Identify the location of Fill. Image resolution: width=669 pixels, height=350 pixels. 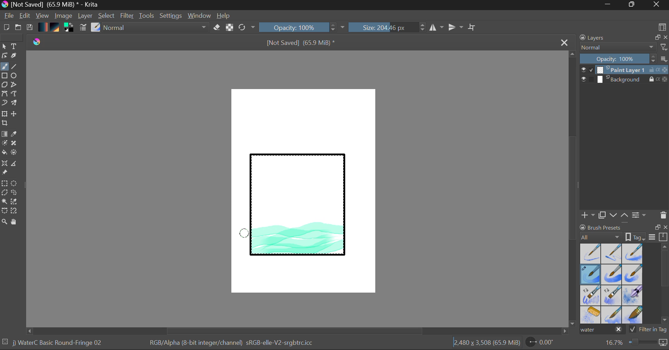
(4, 153).